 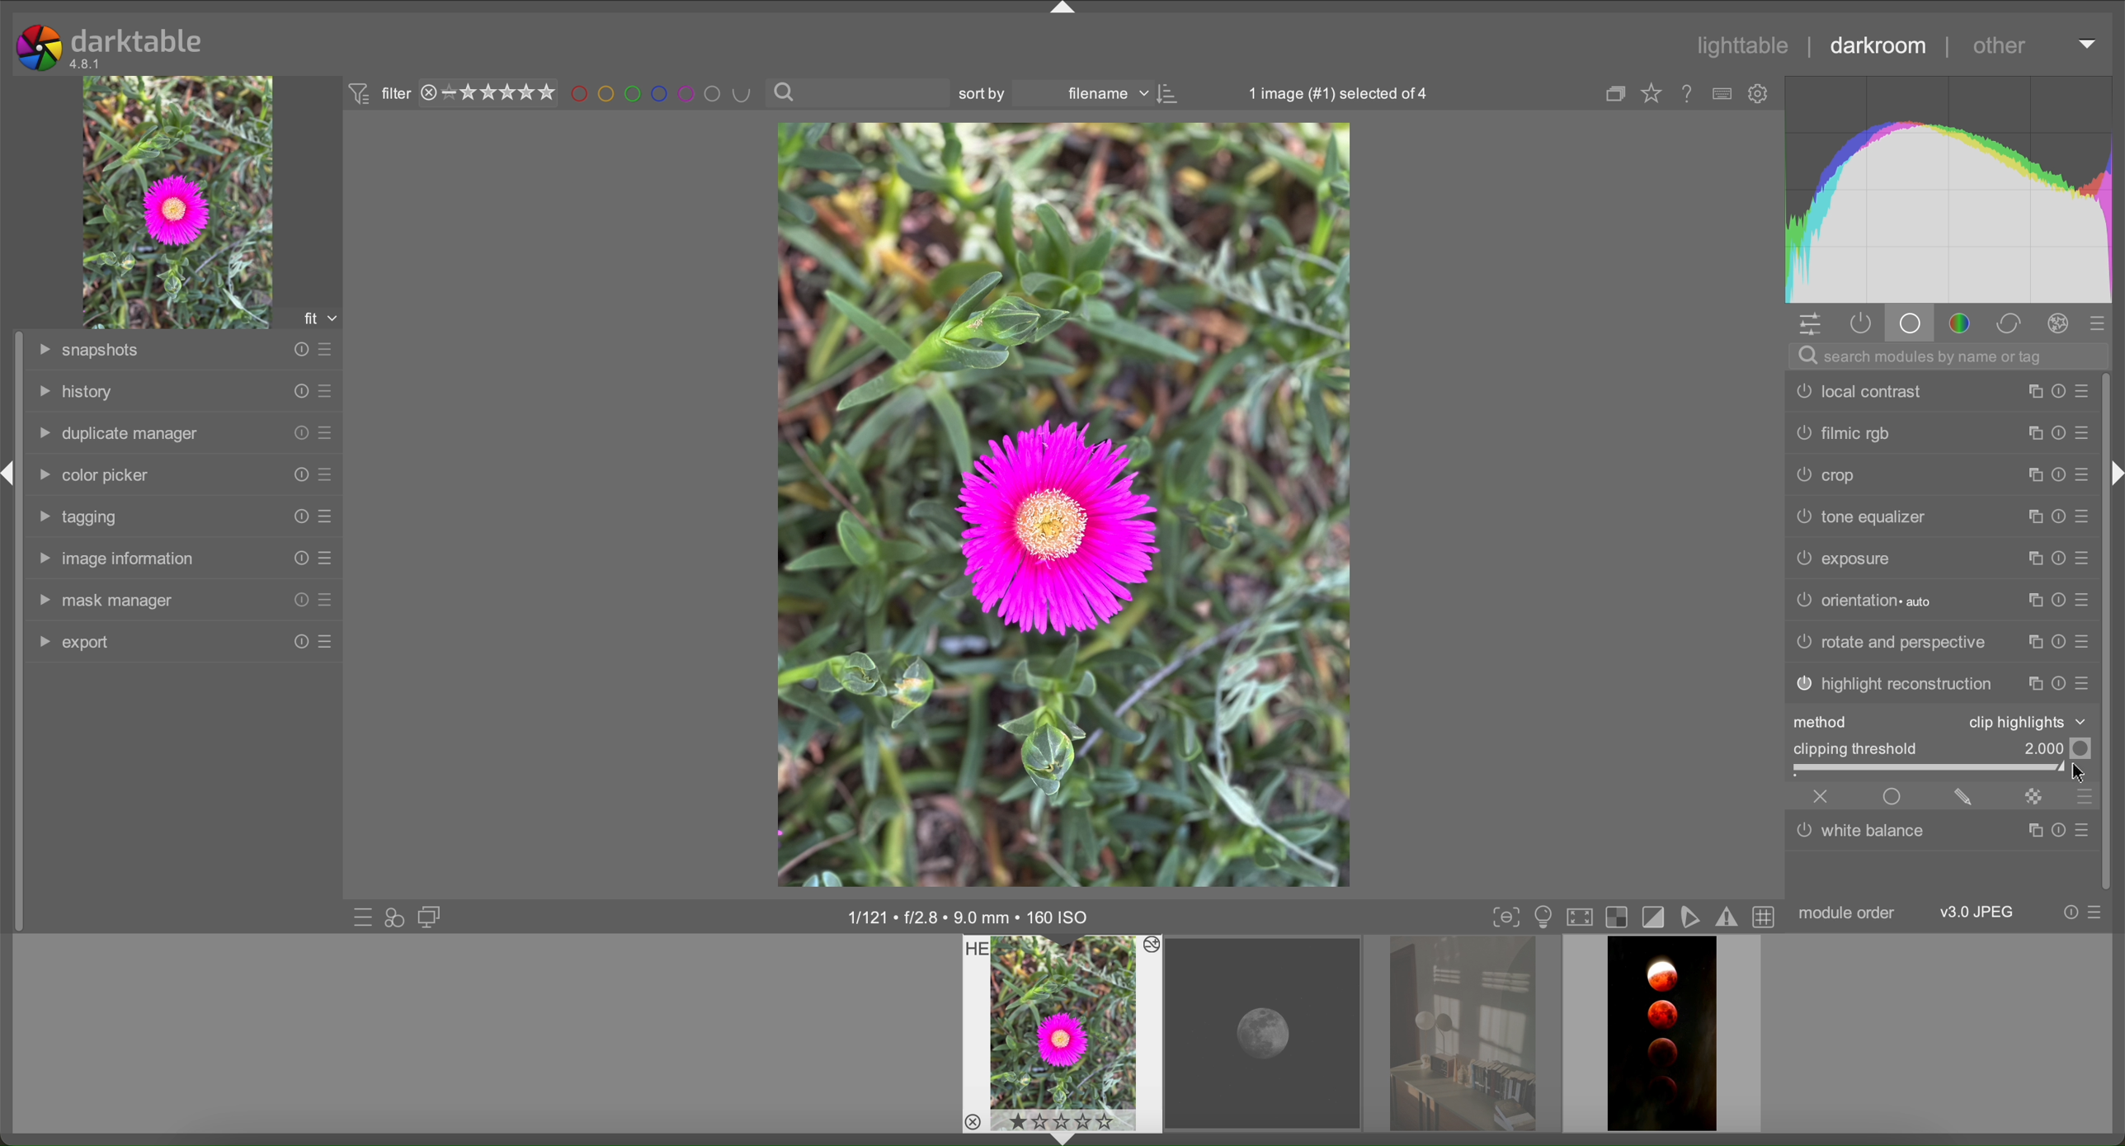 I want to click on reset presets, so click(x=297, y=558).